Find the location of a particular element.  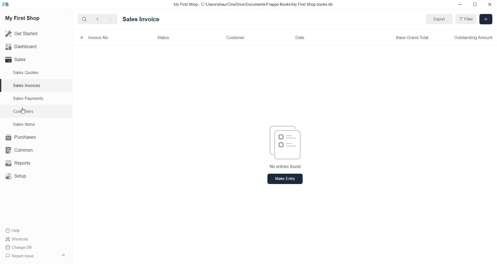

Export is located at coordinates (440, 19).